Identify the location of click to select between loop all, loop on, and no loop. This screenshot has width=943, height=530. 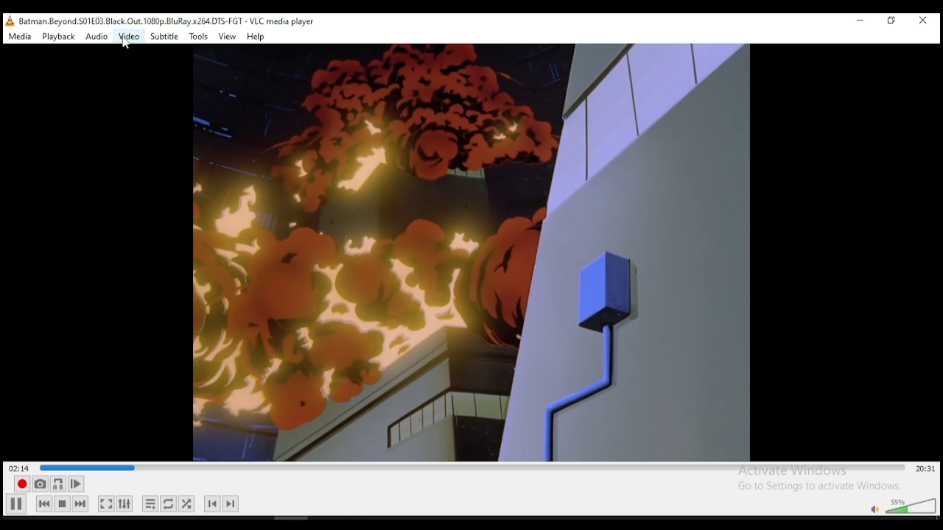
(169, 504).